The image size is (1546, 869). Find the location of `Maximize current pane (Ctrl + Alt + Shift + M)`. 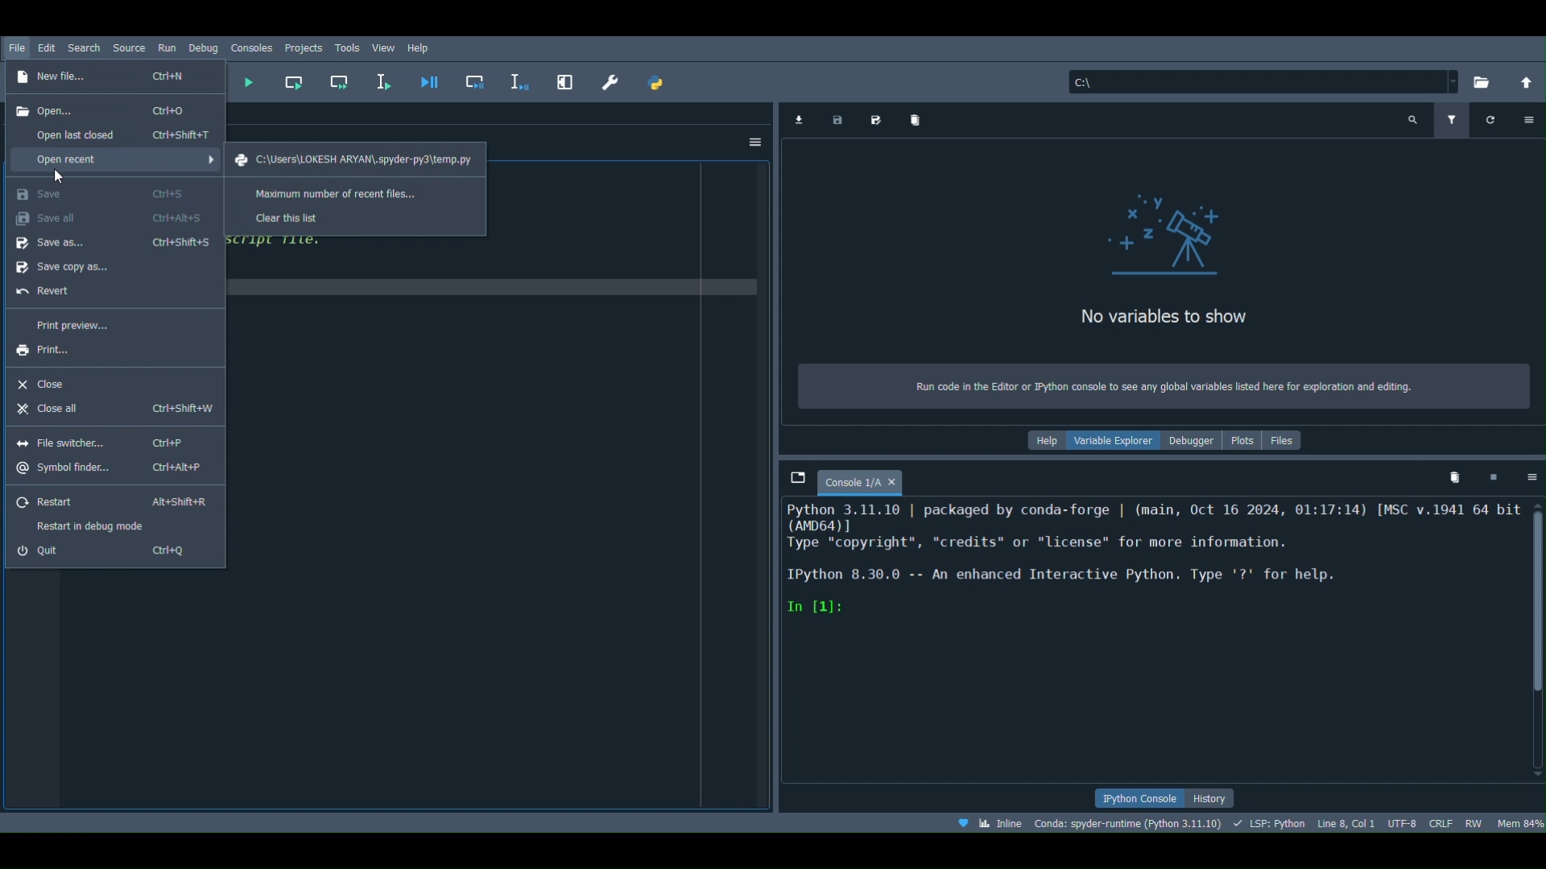

Maximize current pane (Ctrl + Alt + Shift + M) is located at coordinates (562, 80).